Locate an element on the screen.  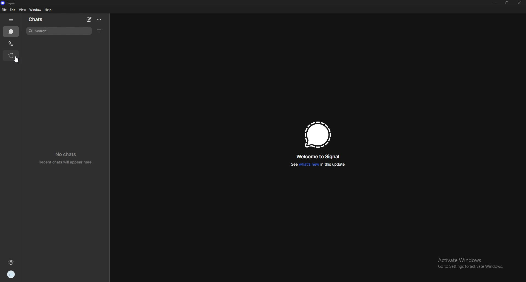
hide tab is located at coordinates (11, 19).